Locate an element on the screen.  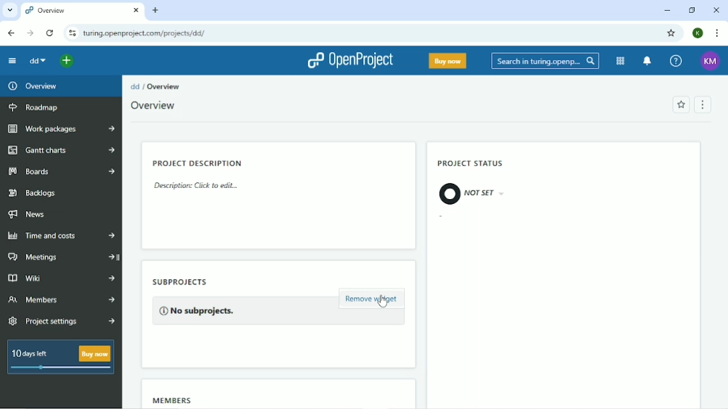
Close is located at coordinates (717, 9).